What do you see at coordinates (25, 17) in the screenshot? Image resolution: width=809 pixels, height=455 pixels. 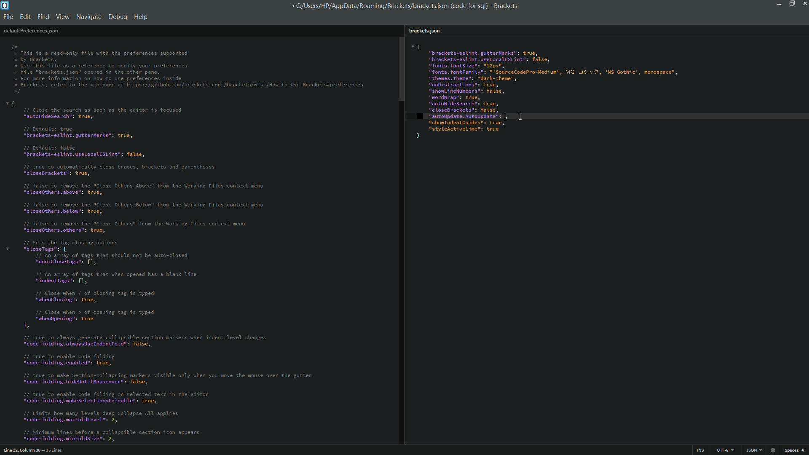 I see `edit menu` at bounding box center [25, 17].